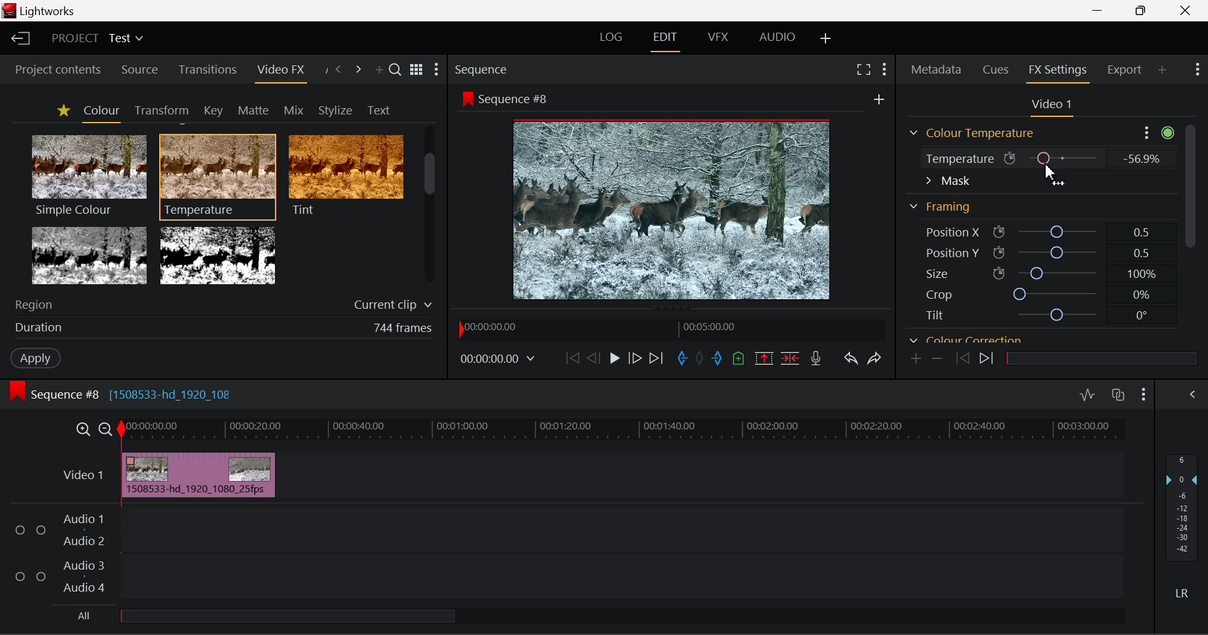  Describe the element at coordinates (613, 36) in the screenshot. I see `LOG Layout` at that location.